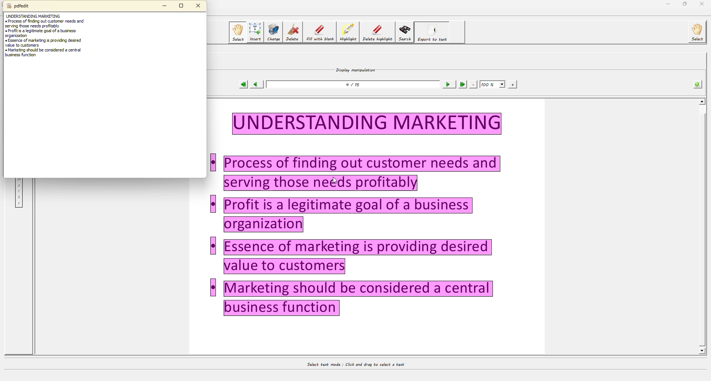  I want to click on maximize, so click(684, 4).